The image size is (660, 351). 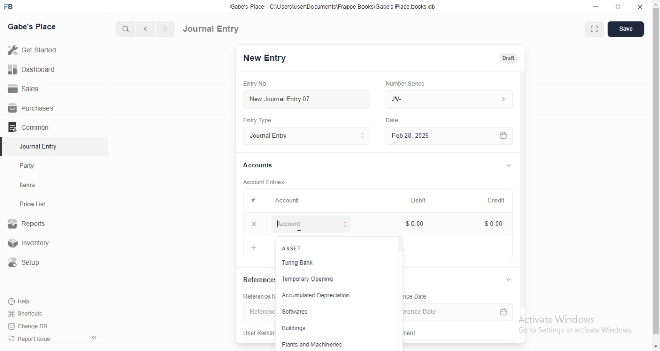 What do you see at coordinates (32, 204) in the screenshot?
I see `Price List` at bounding box center [32, 204].